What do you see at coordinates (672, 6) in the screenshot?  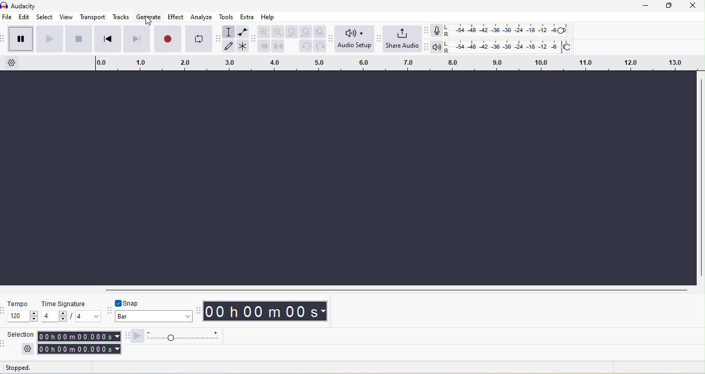 I see `maximize` at bounding box center [672, 6].